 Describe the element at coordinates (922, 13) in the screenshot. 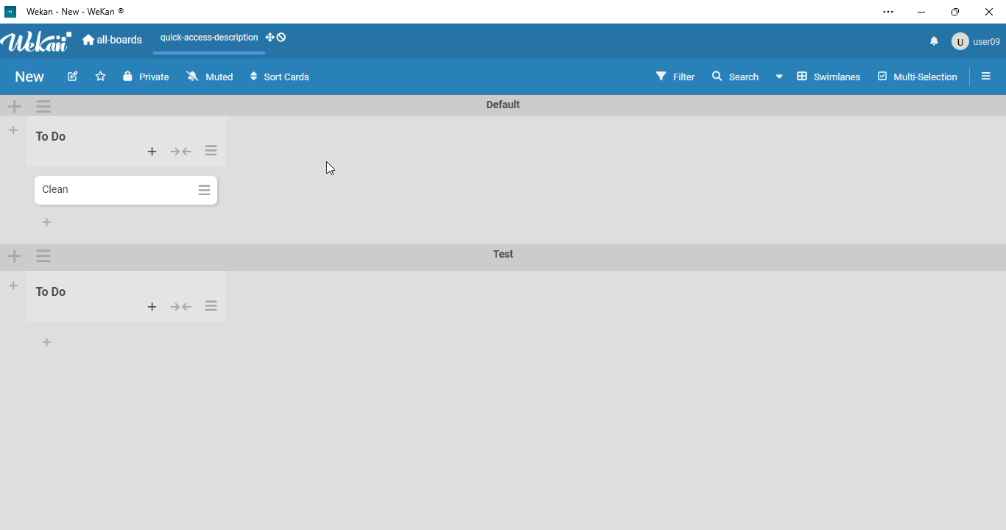

I see `minimize` at that location.